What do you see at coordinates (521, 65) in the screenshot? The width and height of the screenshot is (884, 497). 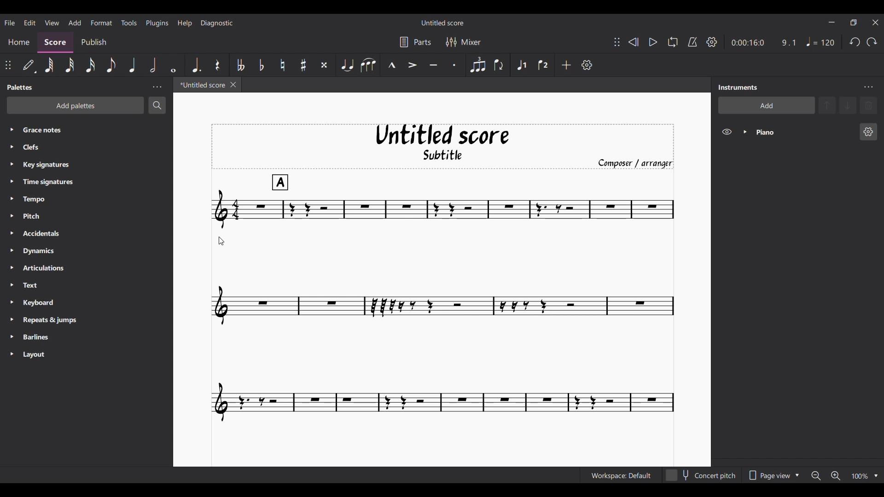 I see `Voice 1` at bounding box center [521, 65].